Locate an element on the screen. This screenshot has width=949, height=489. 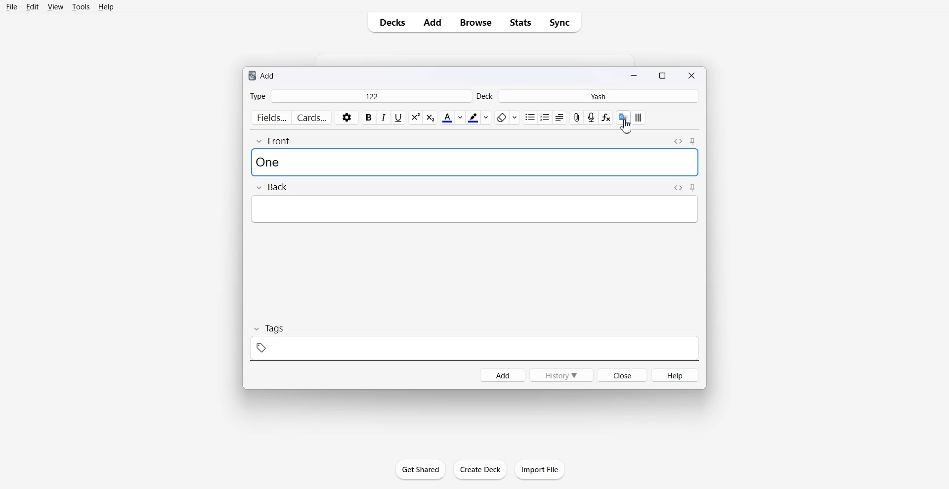
Equation is located at coordinates (606, 118).